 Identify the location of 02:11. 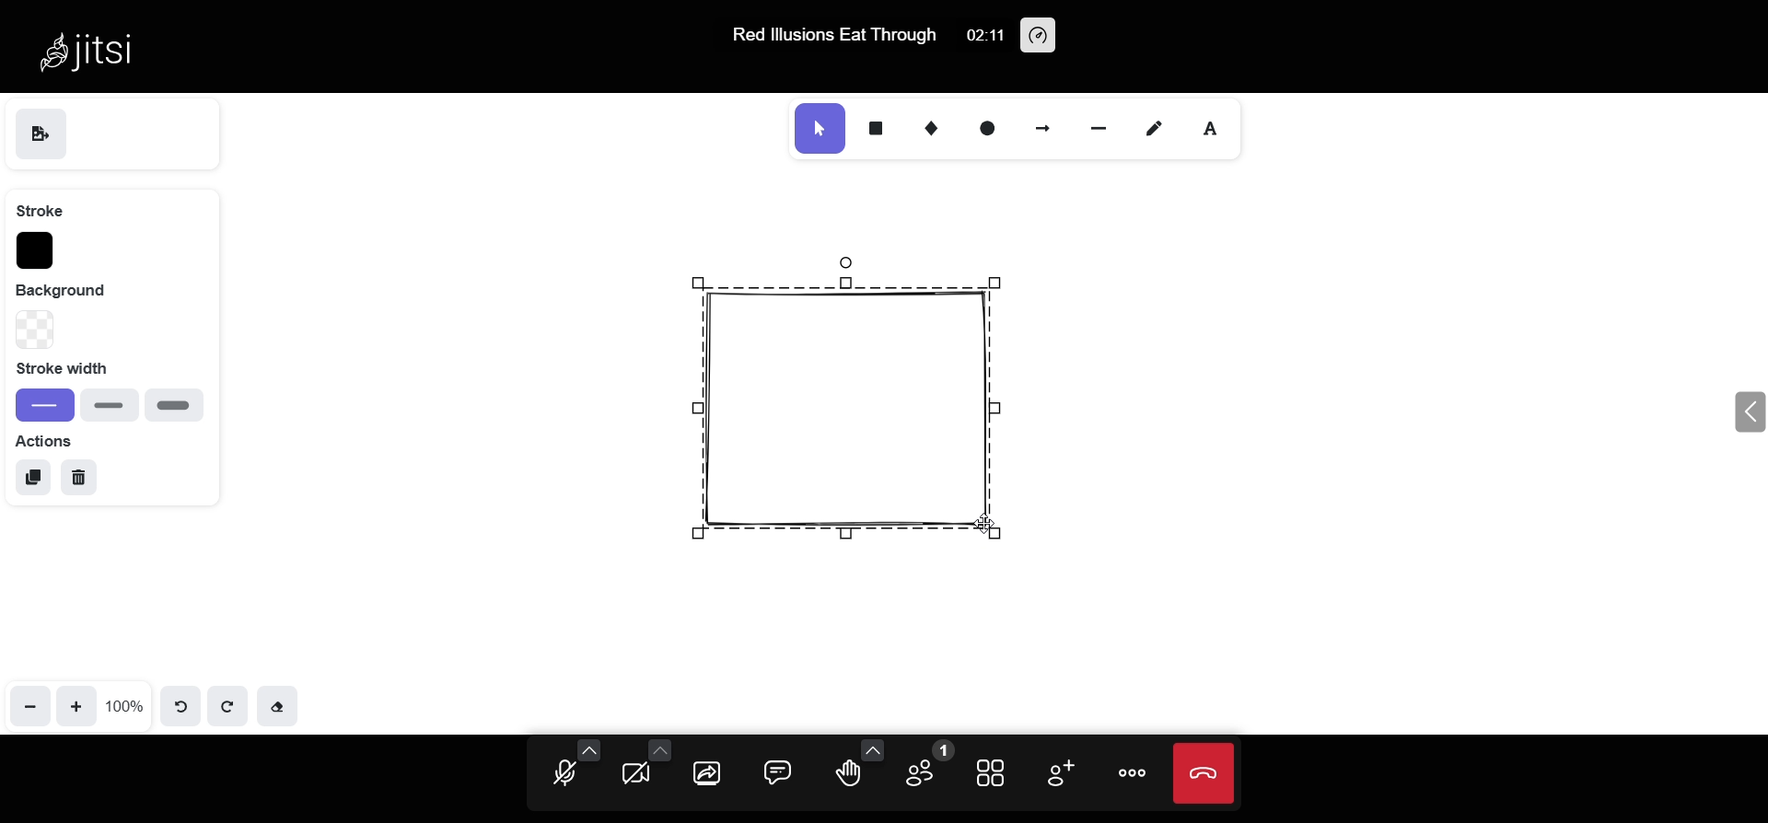
(981, 35).